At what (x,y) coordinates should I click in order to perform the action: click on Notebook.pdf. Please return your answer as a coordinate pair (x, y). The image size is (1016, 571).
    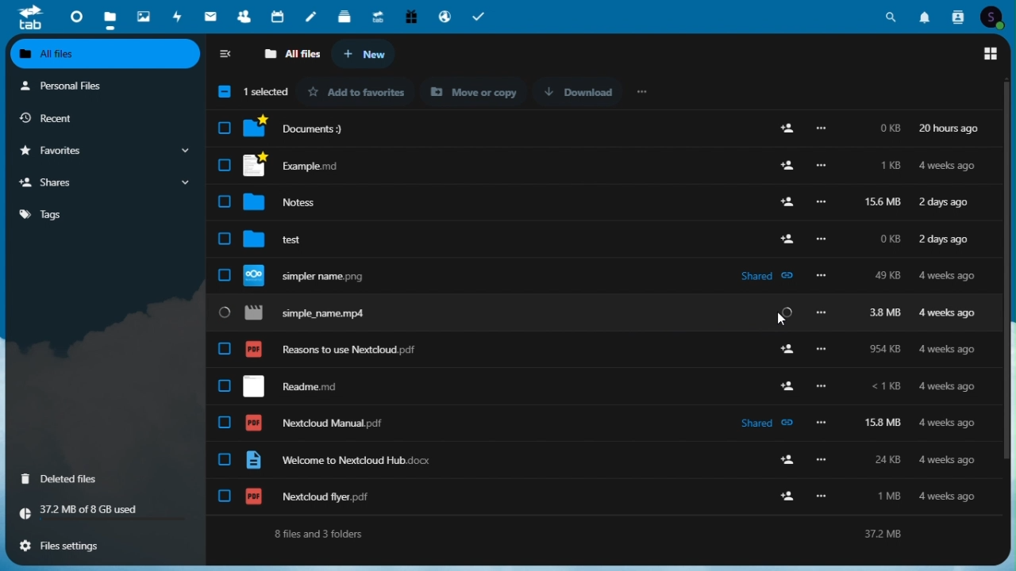
    Looking at the image, I should click on (589, 423).